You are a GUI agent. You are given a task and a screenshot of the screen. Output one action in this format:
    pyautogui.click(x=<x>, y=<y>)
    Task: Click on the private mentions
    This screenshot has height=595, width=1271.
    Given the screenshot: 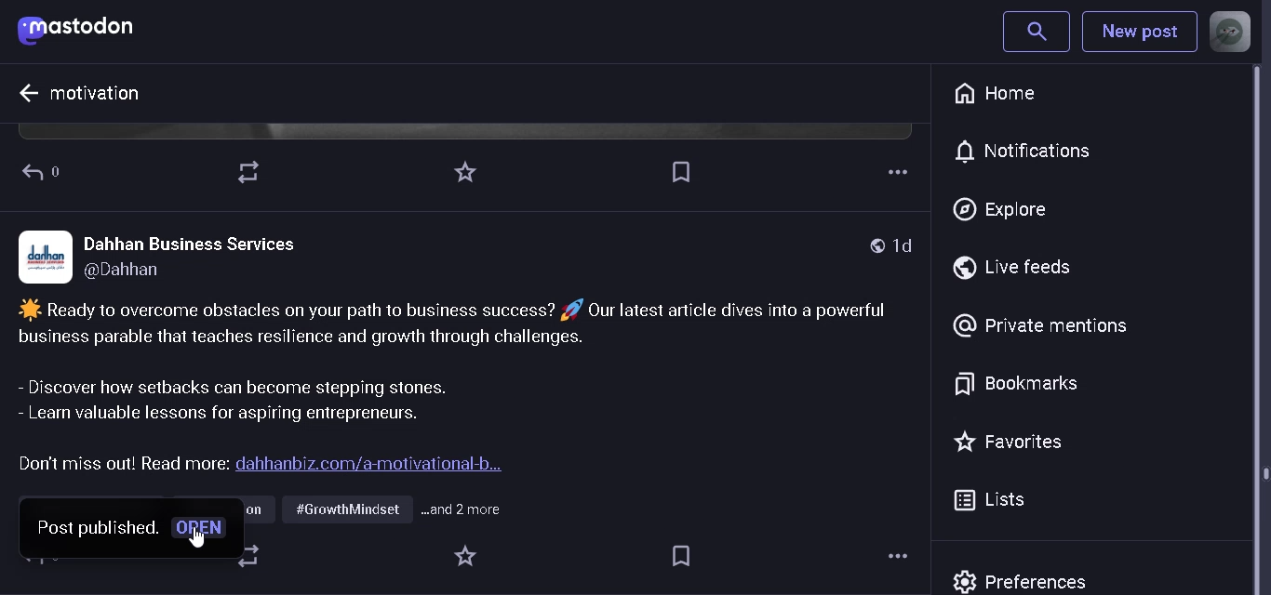 What is the action you would take?
    pyautogui.click(x=1039, y=324)
    